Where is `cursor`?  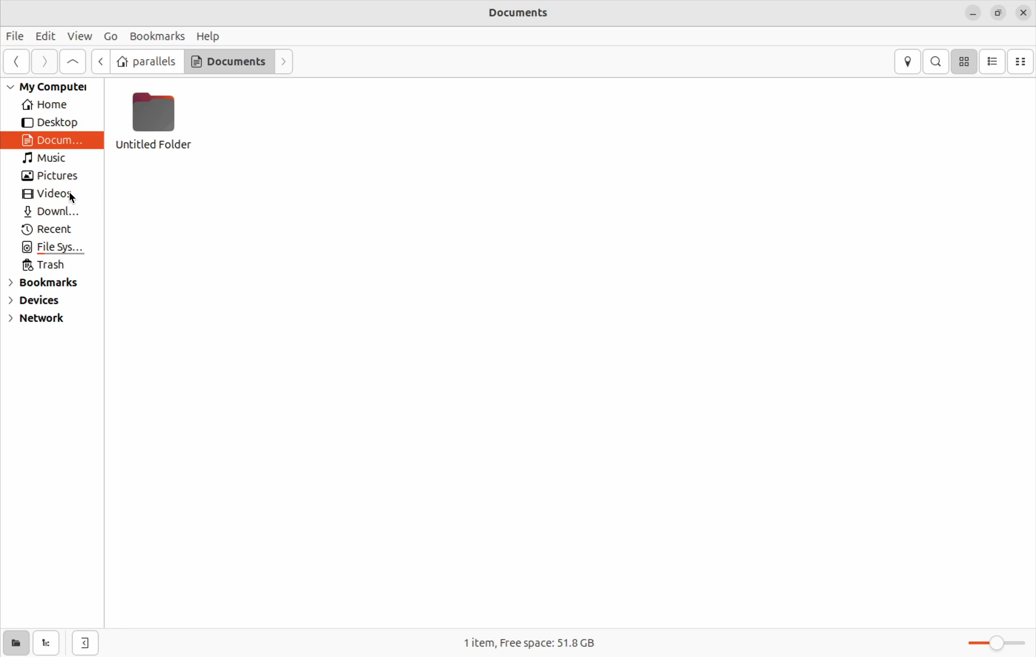 cursor is located at coordinates (75, 200).